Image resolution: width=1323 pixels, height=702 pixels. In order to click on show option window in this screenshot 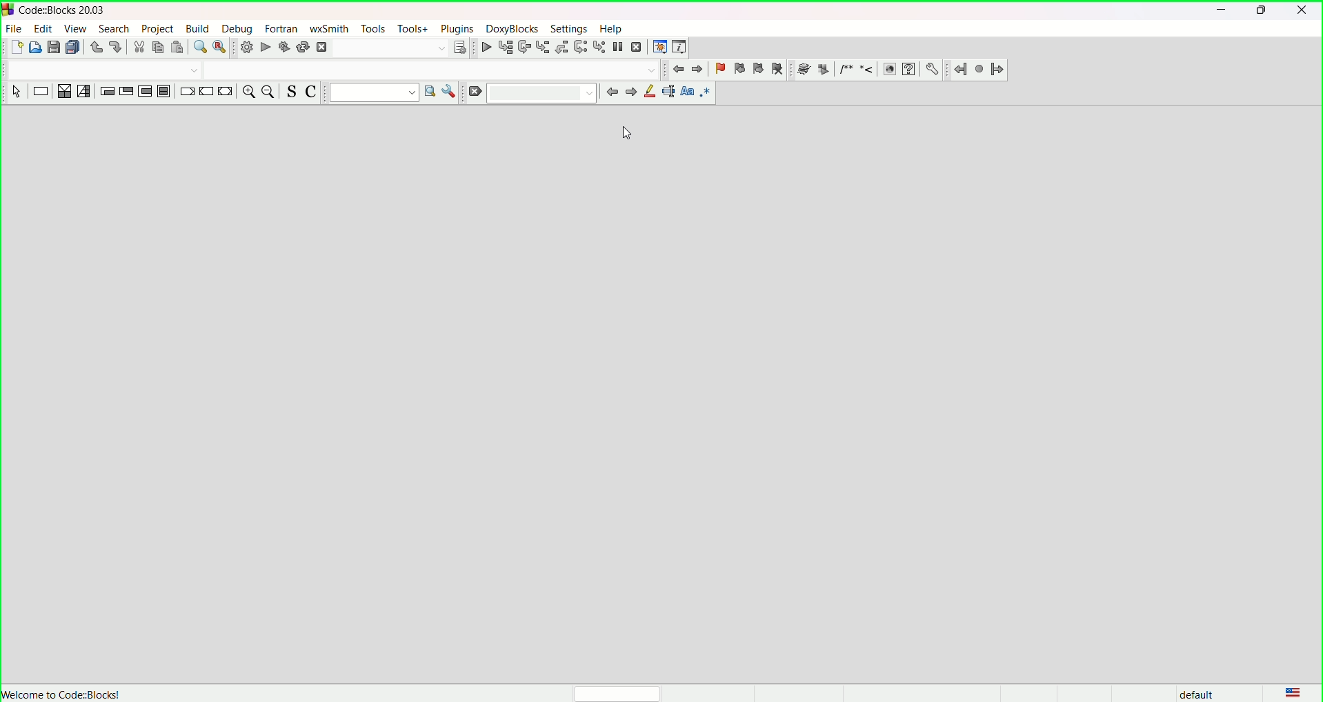, I will do `click(452, 91)`.